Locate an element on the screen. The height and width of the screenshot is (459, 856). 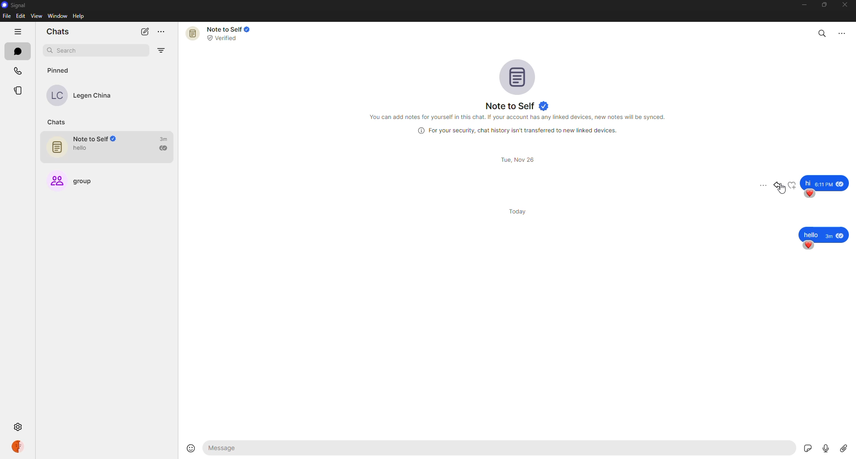
settings is located at coordinates (19, 426).